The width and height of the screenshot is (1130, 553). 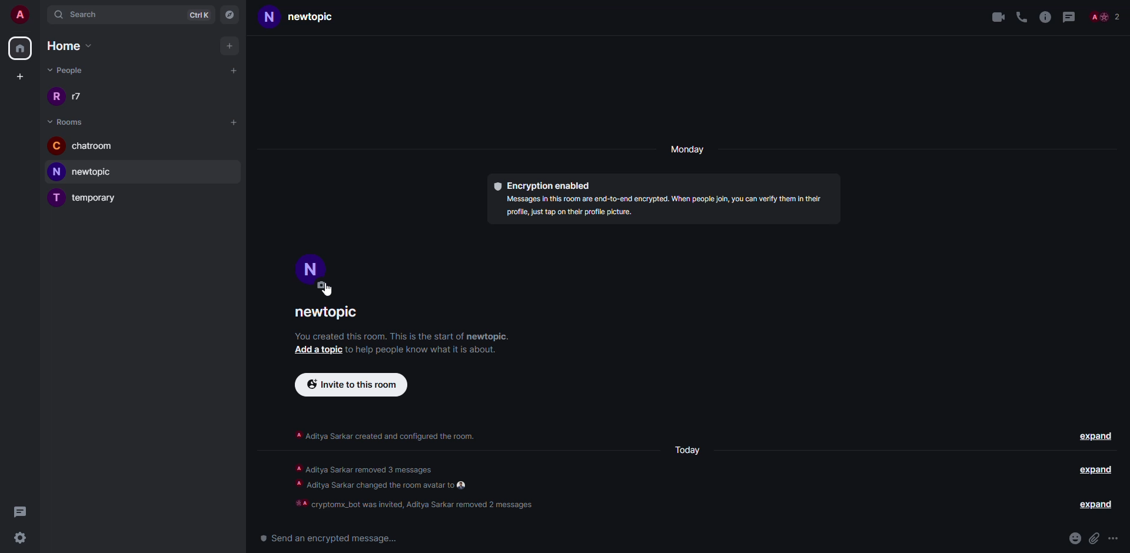 I want to click on create space, so click(x=22, y=76).